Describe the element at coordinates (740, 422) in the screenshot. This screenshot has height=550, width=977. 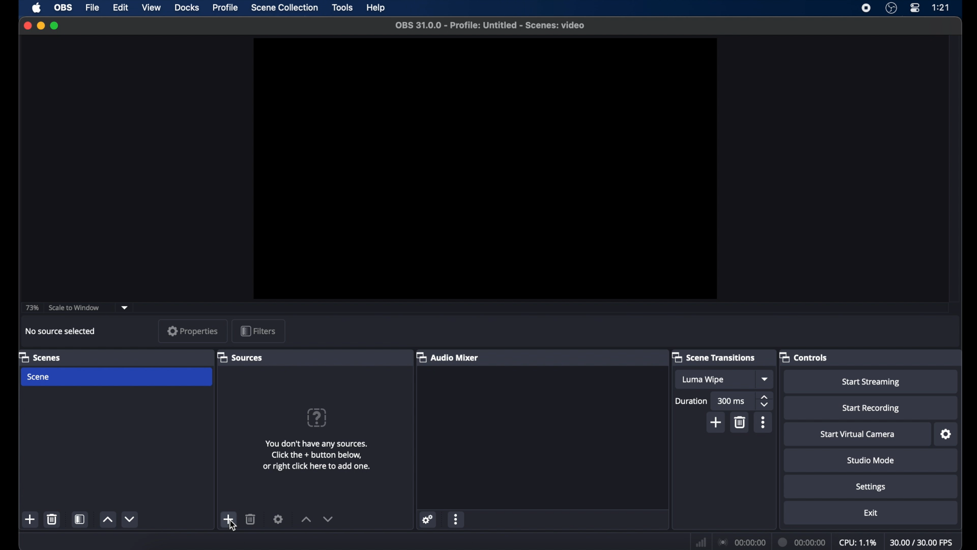
I see `delete` at that location.